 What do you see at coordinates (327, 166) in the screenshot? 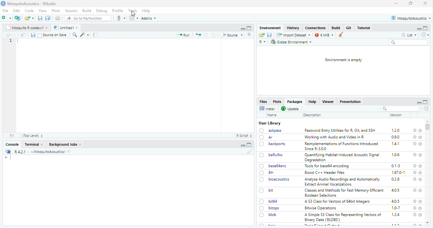
I see `Tools for base64 encoding` at bounding box center [327, 166].